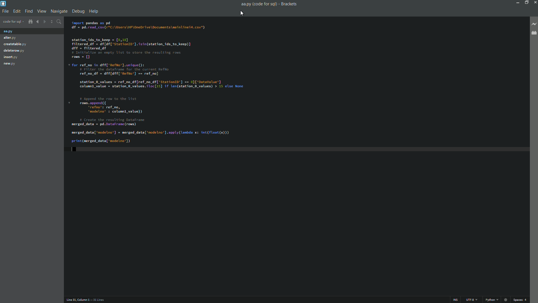  I want to click on circle , so click(505, 300).